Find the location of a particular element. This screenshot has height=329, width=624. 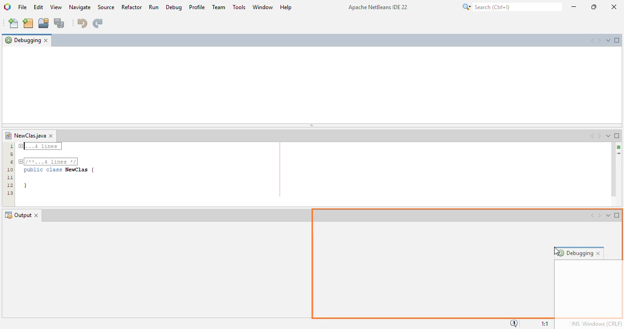

scroll documents left is located at coordinates (592, 136).